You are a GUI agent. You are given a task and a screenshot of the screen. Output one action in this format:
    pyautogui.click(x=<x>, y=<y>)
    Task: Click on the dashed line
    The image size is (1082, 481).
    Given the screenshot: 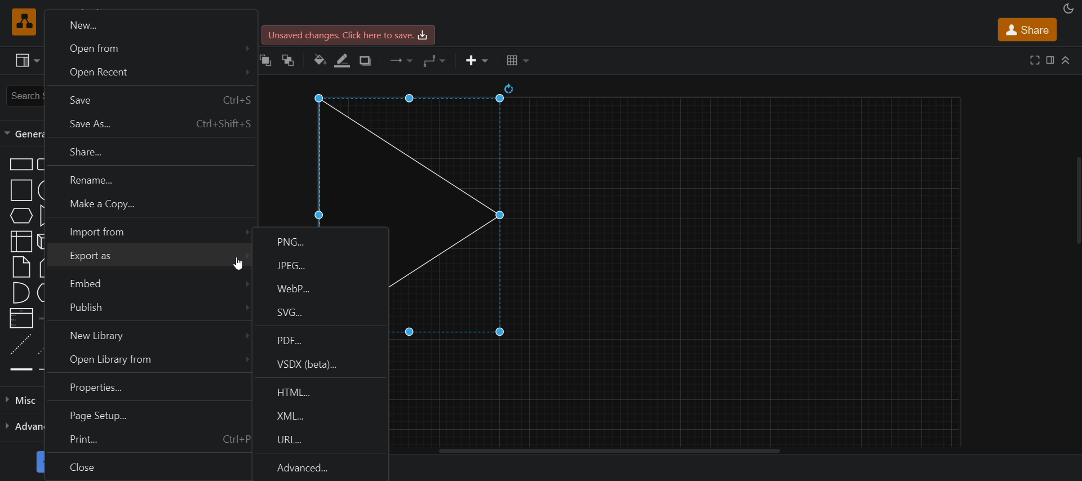 What is the action you would take?
    pyautogui.click(x=21, y=344)
    